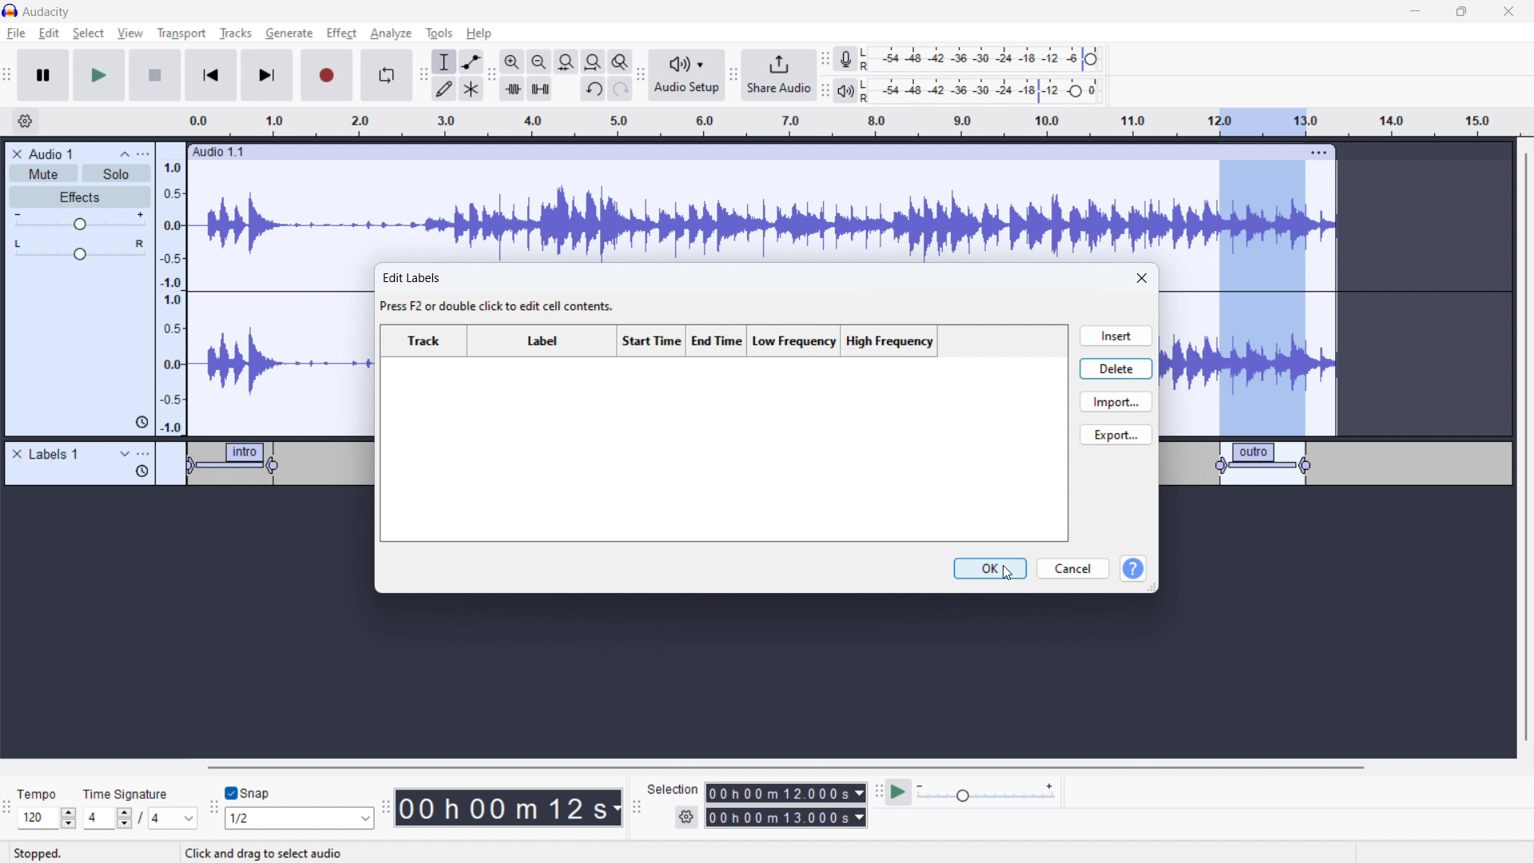 This screenshot has width=1534, height=863. Describe the element at coordinates (80, 250) in the screenshot. I see `pan` at that location.